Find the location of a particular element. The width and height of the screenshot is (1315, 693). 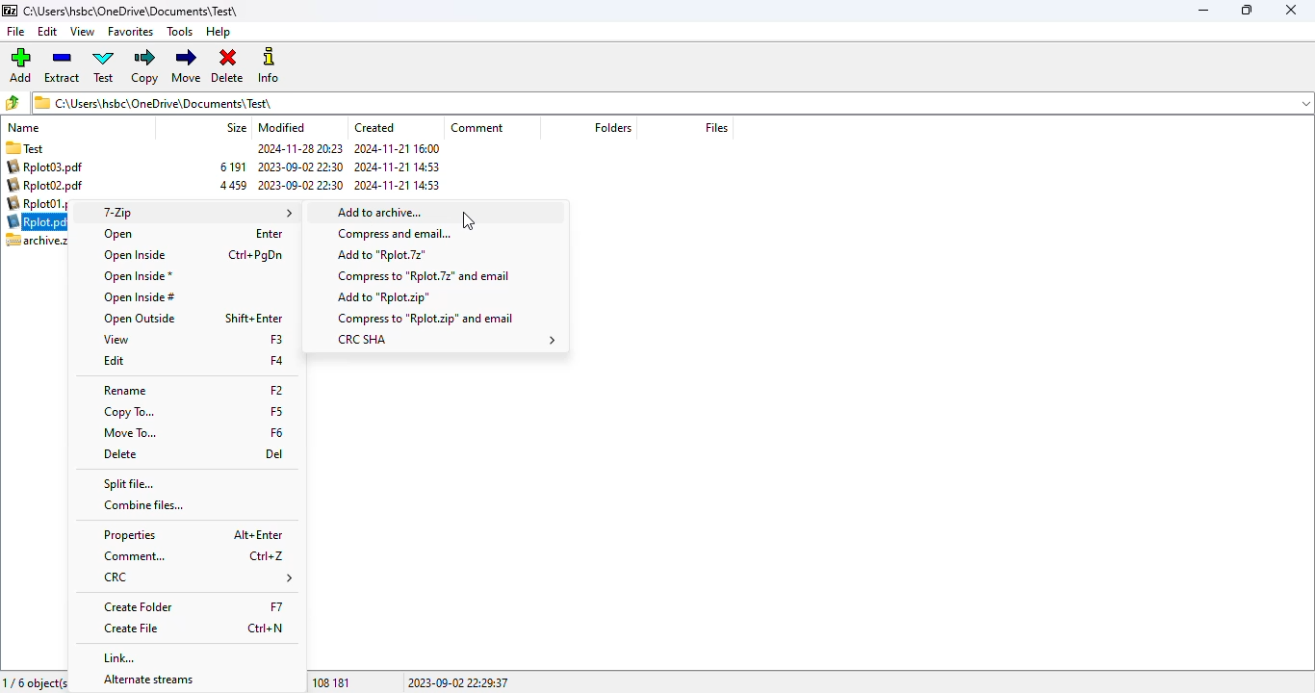

add to .zip file is located at coordinates (385, 298).